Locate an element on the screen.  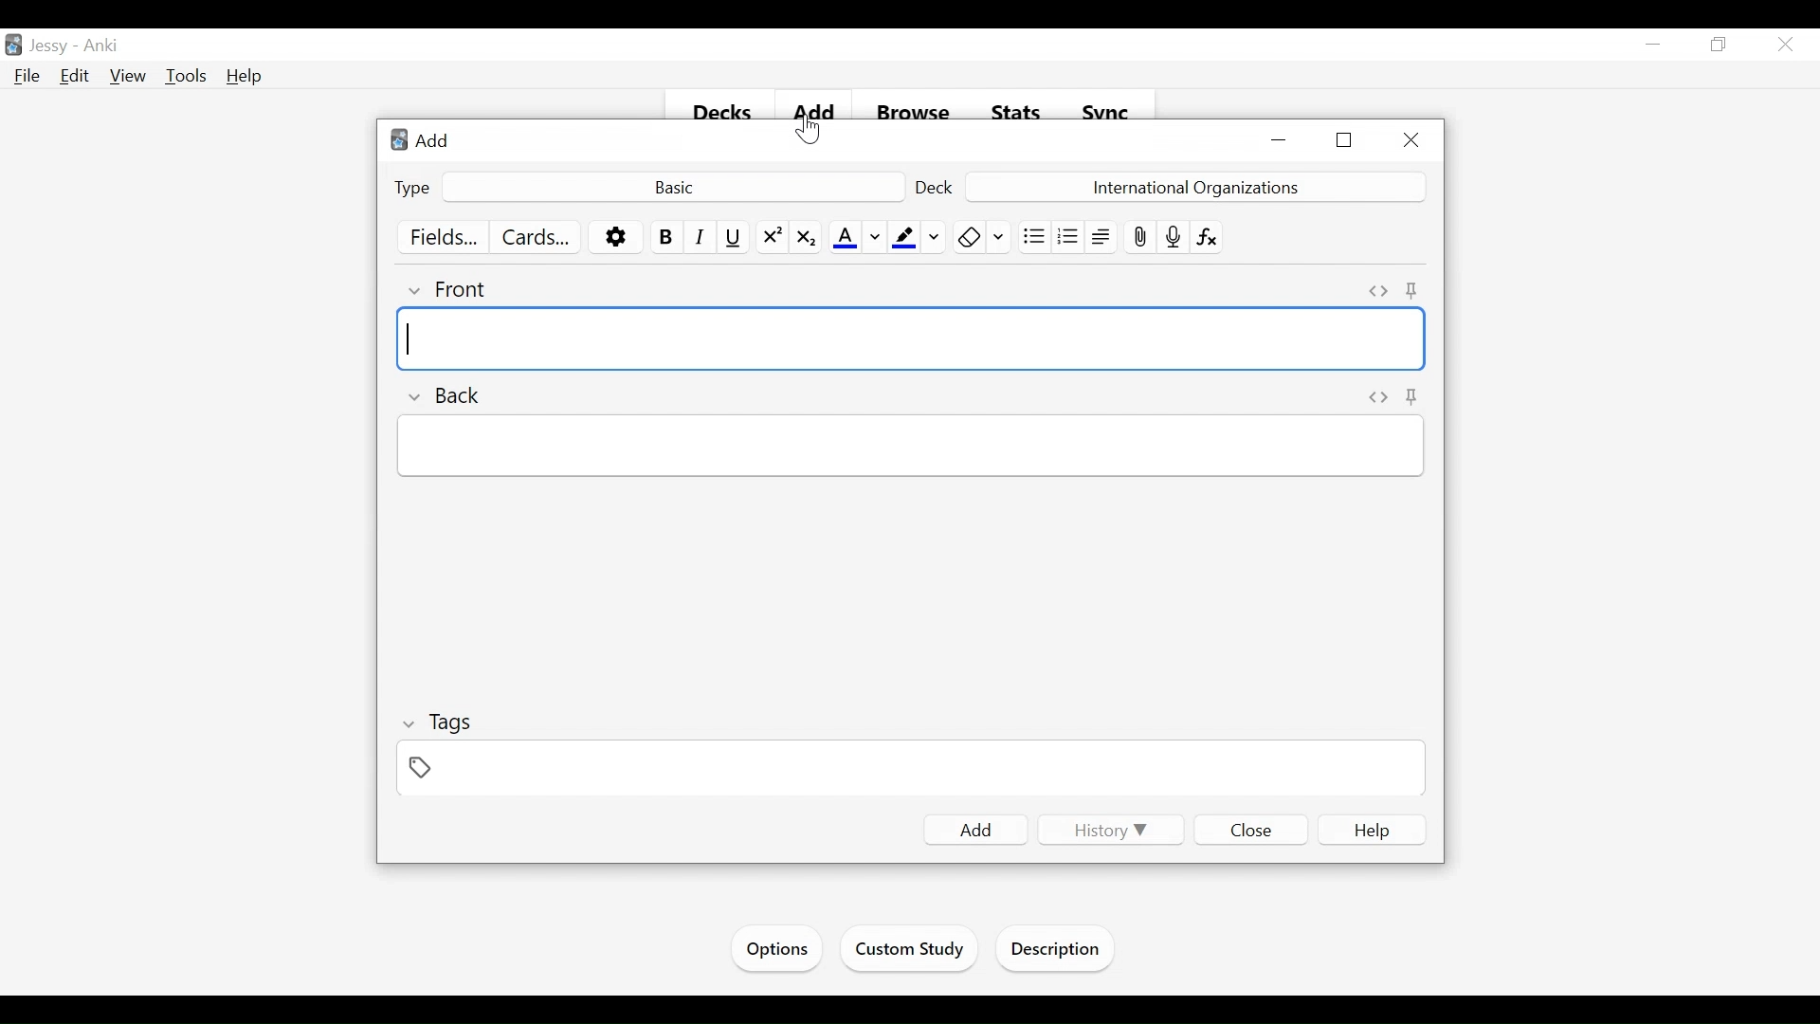
Custom Study is located at coordinates (907, 951).